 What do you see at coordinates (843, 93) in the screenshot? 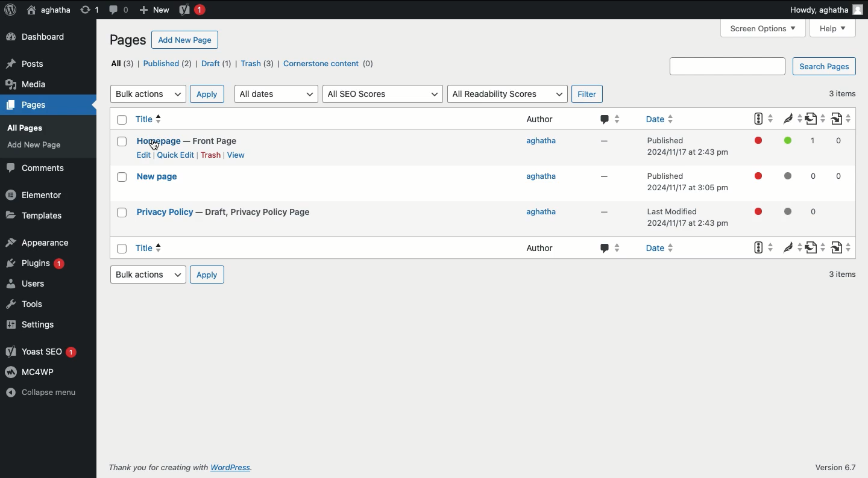
I see `3 items` at bounding box center [843, 93].